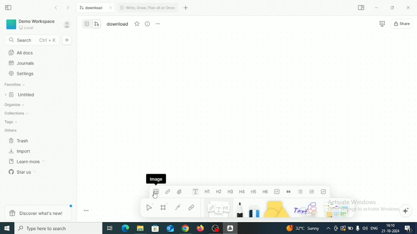 This screenshot has width=417, height=234. Describe the element at coordinates (20, 53) in the screenshot. I see `All docs` at that location.